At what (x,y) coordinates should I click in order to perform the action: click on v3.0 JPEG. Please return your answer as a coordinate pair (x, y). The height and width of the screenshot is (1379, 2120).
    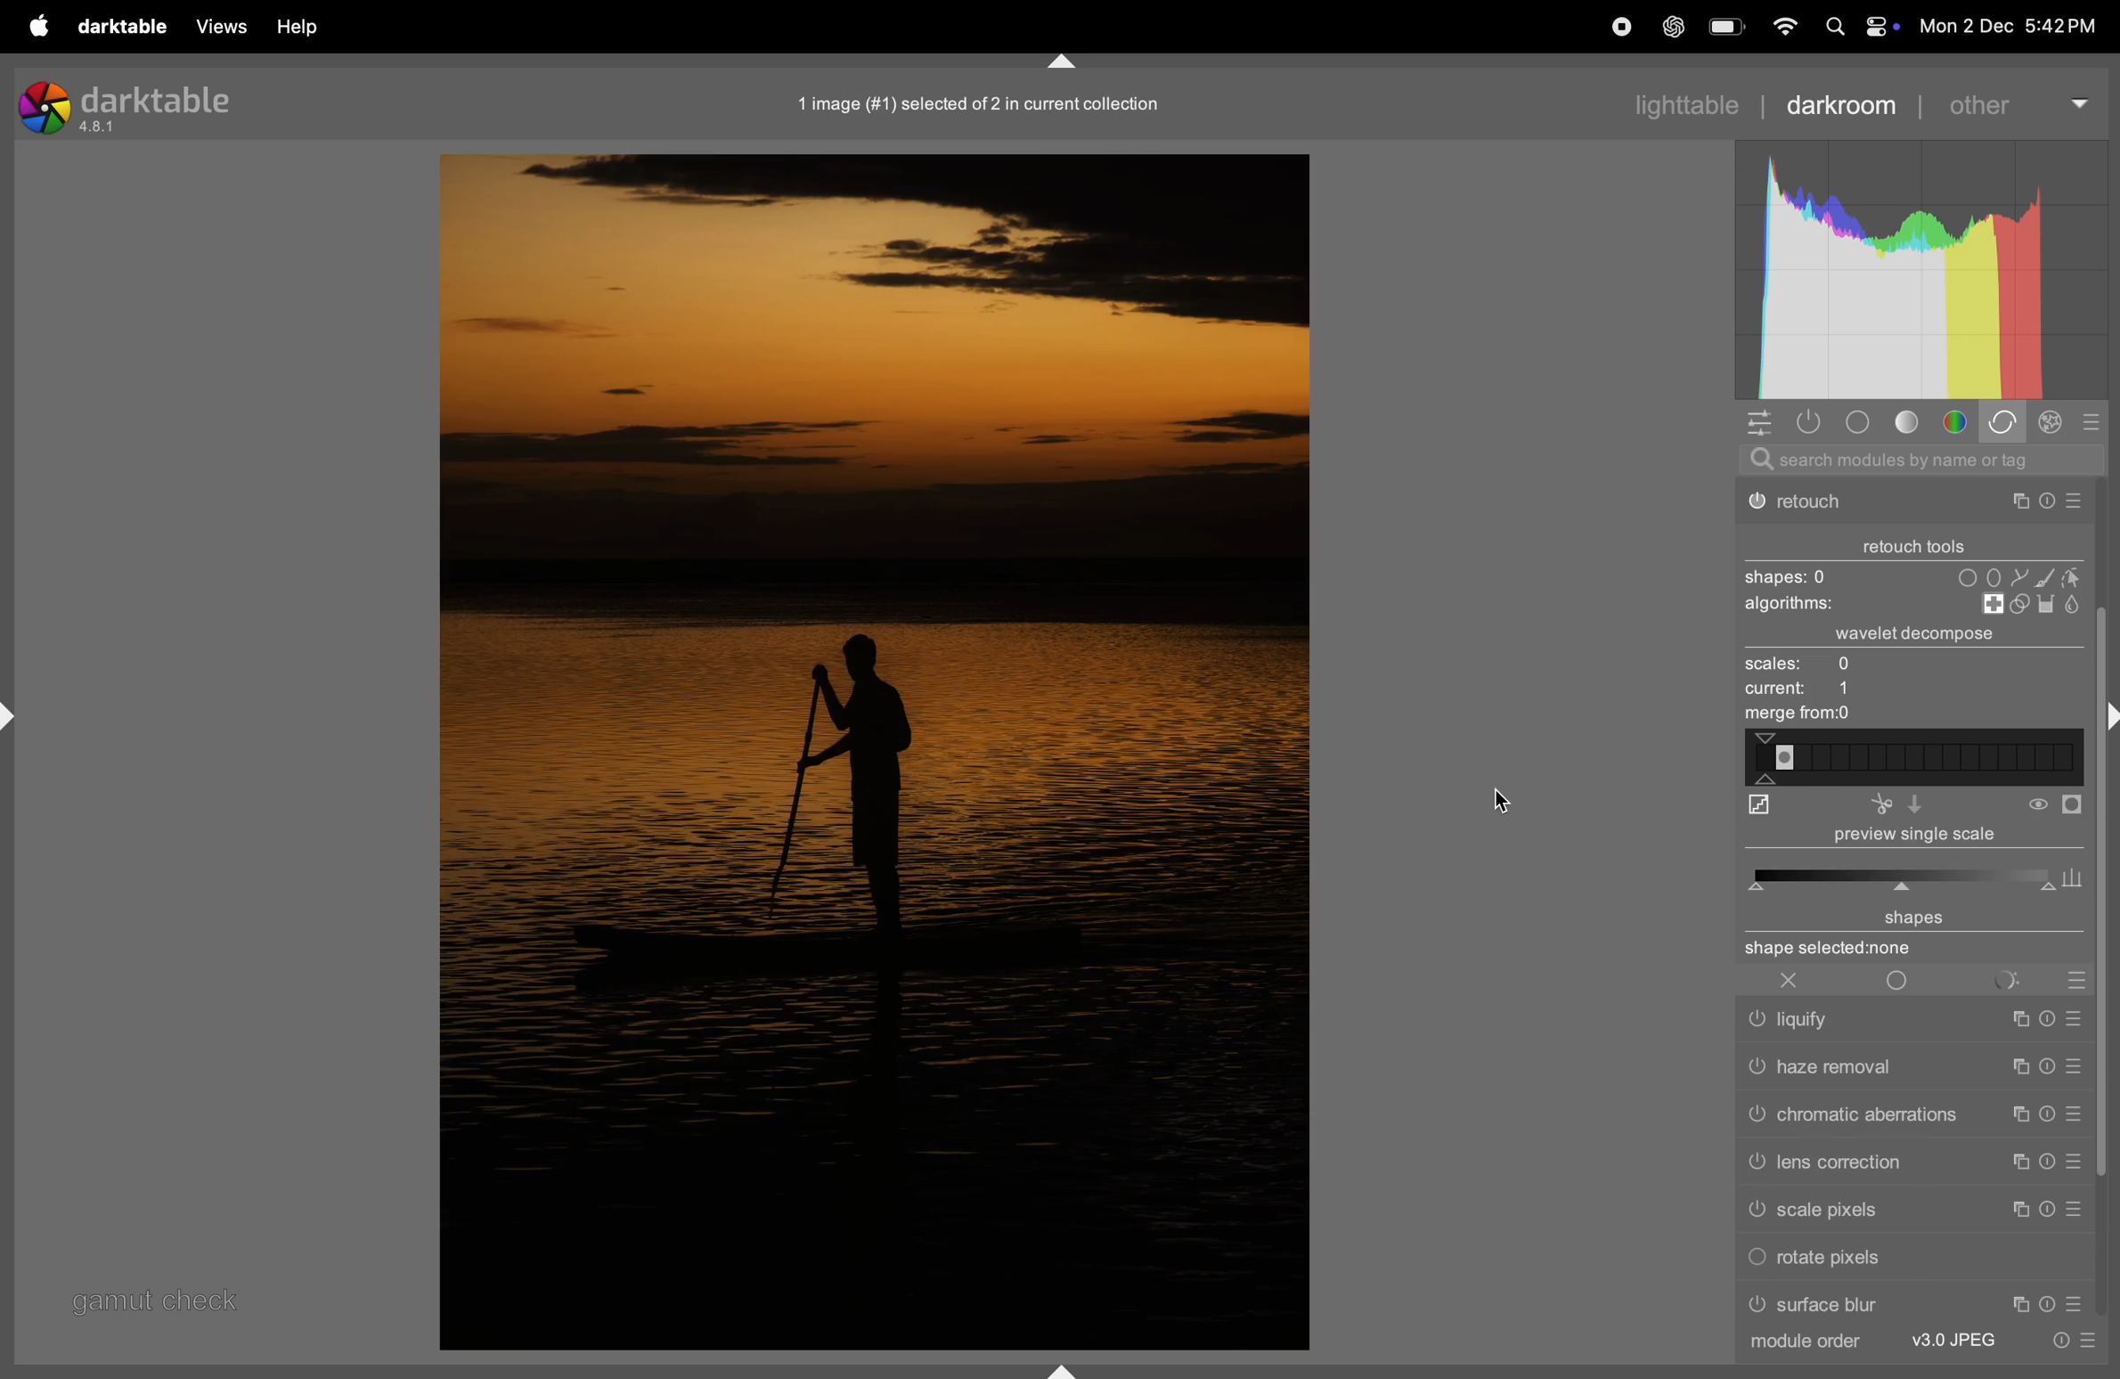
    Looking at the image, I should click on (1956, 1353).